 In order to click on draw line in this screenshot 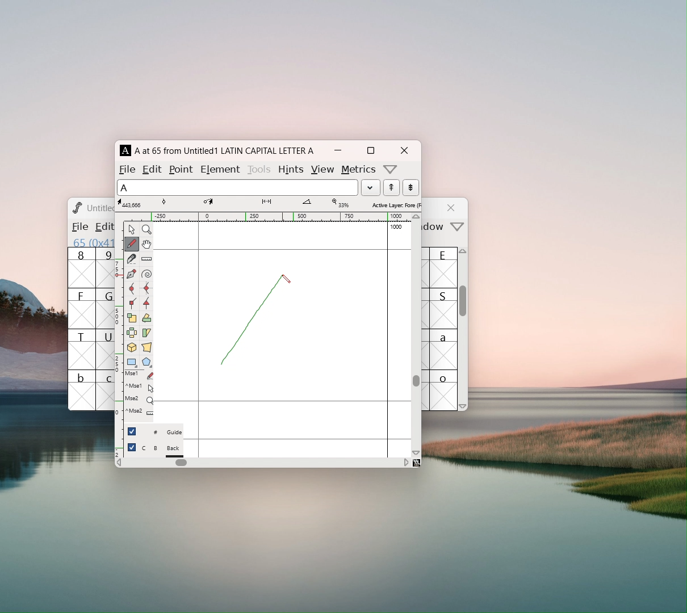, I will do `click(258, 317)`.